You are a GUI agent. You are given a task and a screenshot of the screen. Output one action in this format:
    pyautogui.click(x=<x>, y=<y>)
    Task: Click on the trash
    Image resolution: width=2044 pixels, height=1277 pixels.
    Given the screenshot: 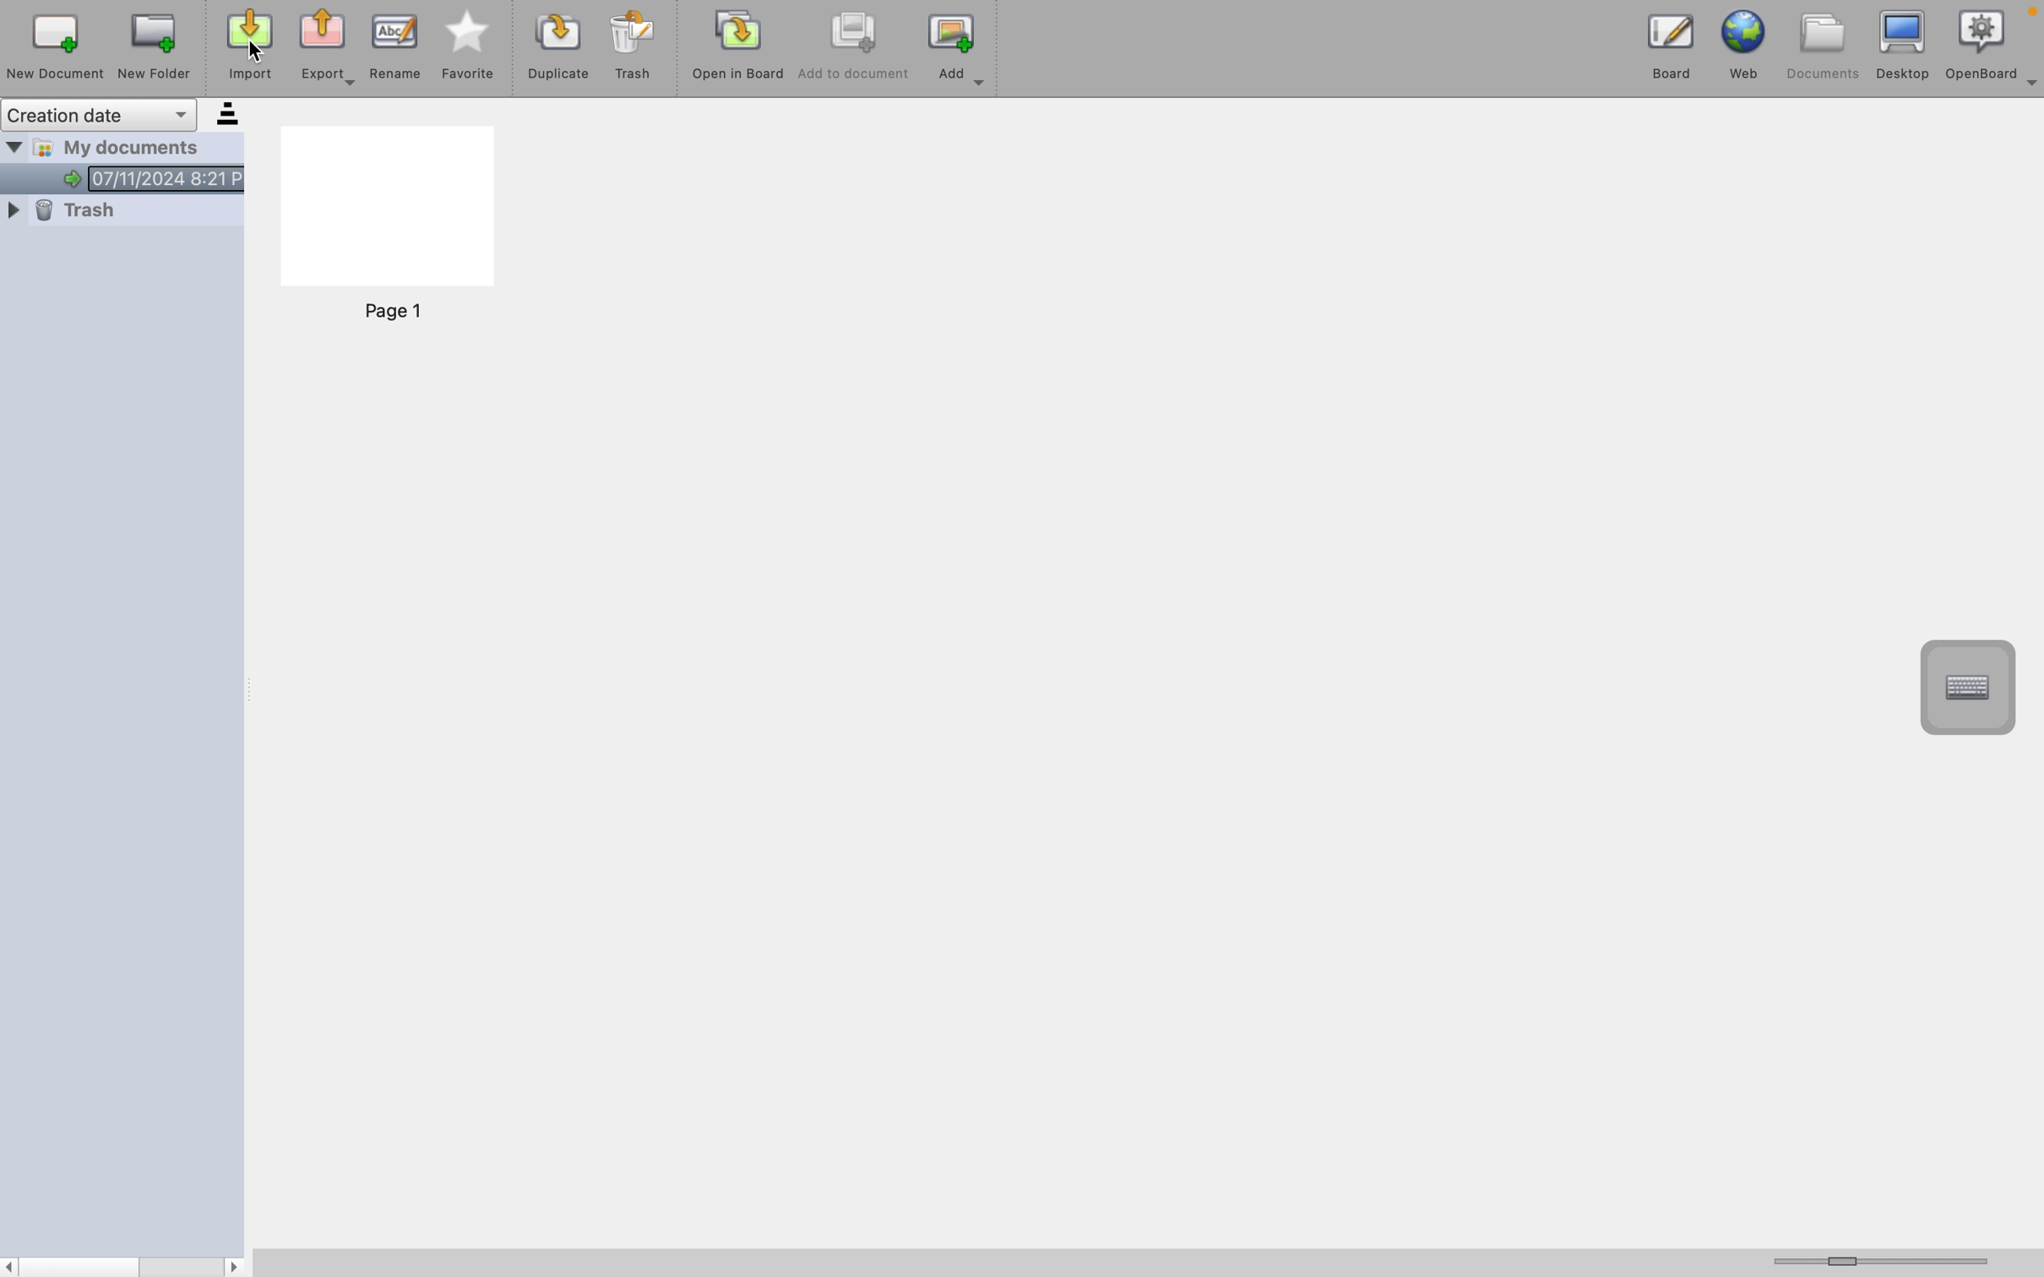 What is the action you would take?
    pyautogui.click(x=635, y=49)
    